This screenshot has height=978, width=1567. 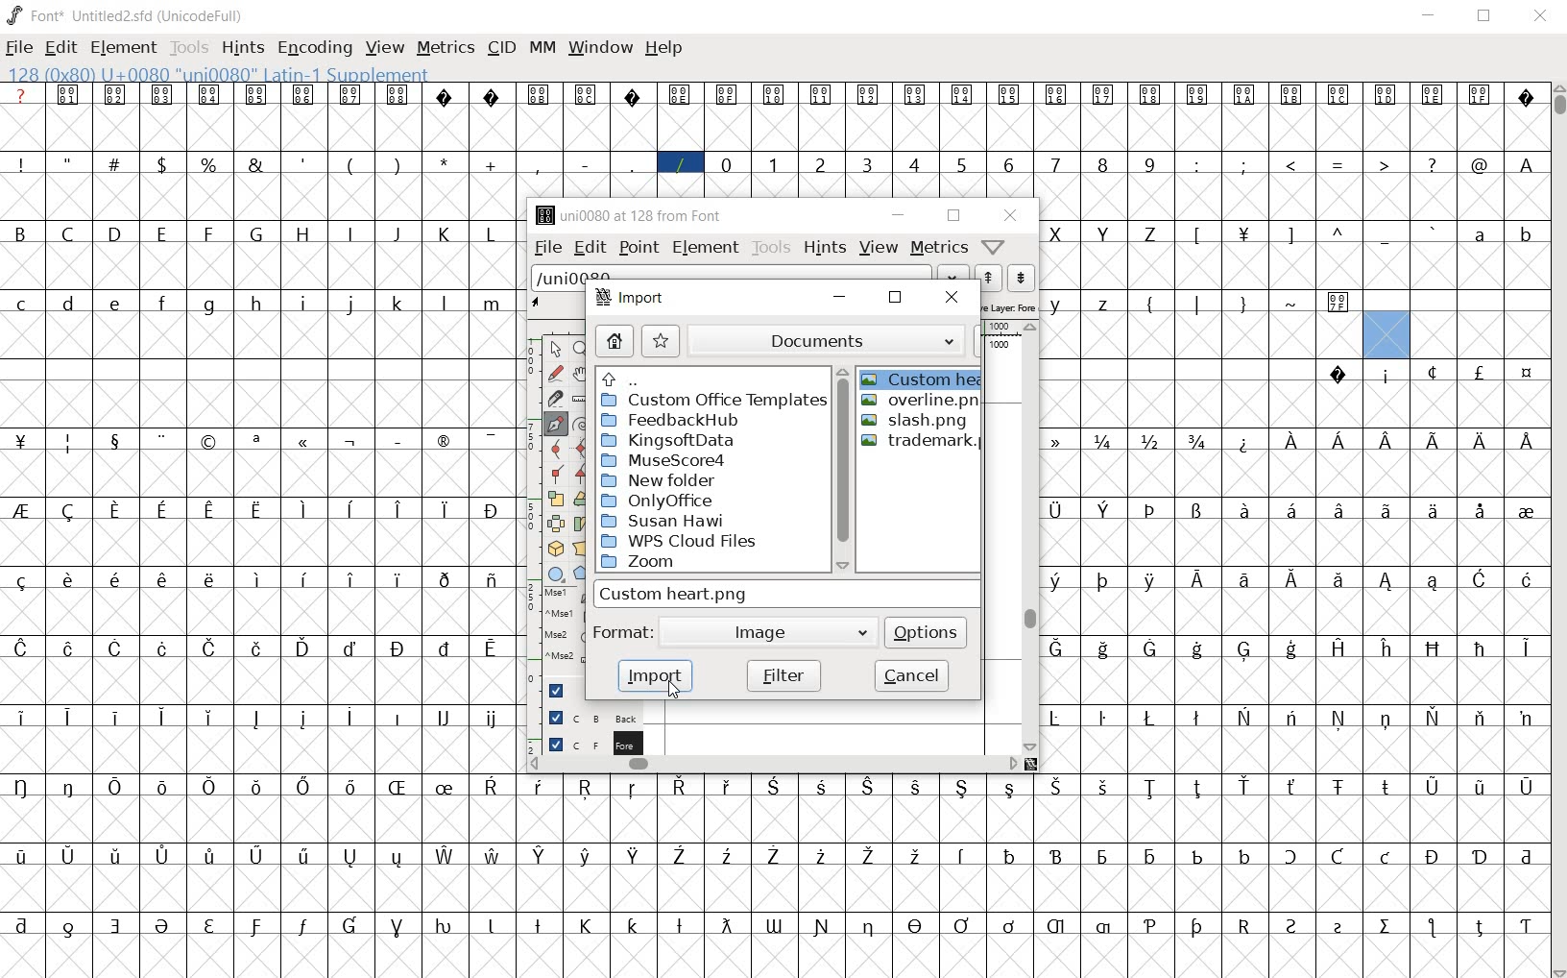 I want to click on glyph, so click(x=161, y=926).